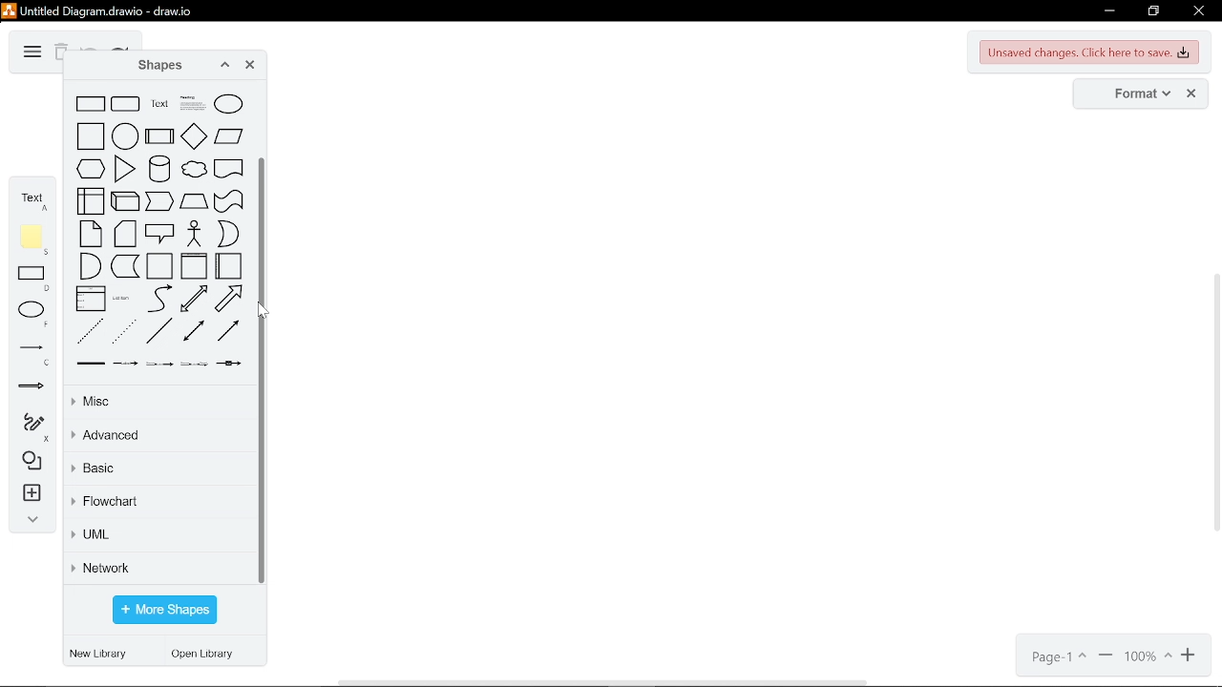 The image size is (1222, 687). Describe the element at coordinates (125, 364) in the screenshot. I see `connector with label` at that location.